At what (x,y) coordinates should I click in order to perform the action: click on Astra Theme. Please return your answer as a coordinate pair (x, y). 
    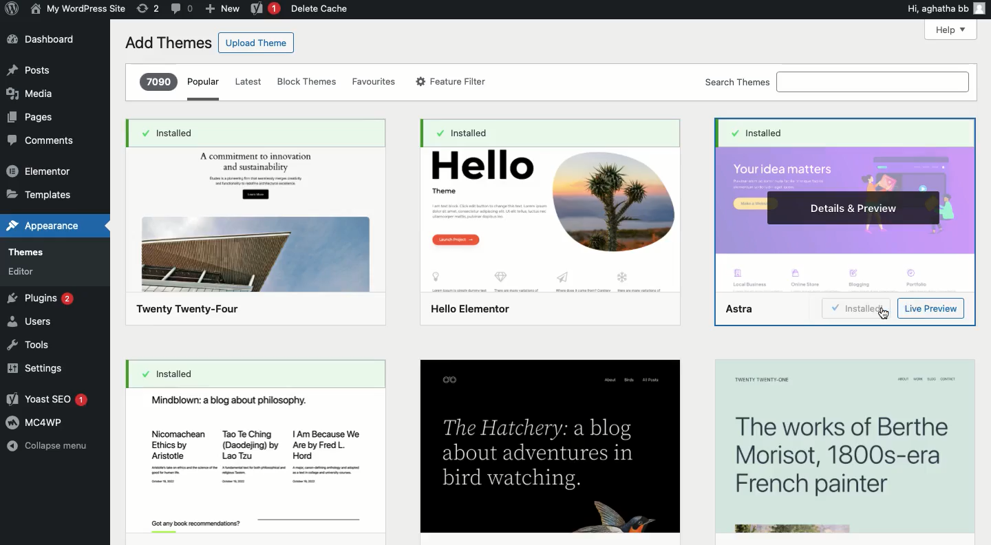
    Looking at the image, I should click on (846, 217).